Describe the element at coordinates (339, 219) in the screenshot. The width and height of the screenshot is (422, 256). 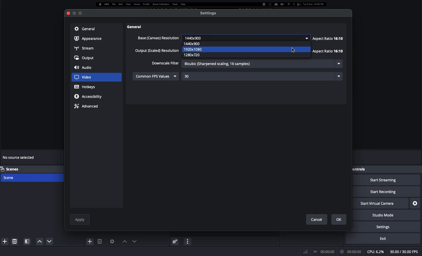
I see `Ok` at that location.